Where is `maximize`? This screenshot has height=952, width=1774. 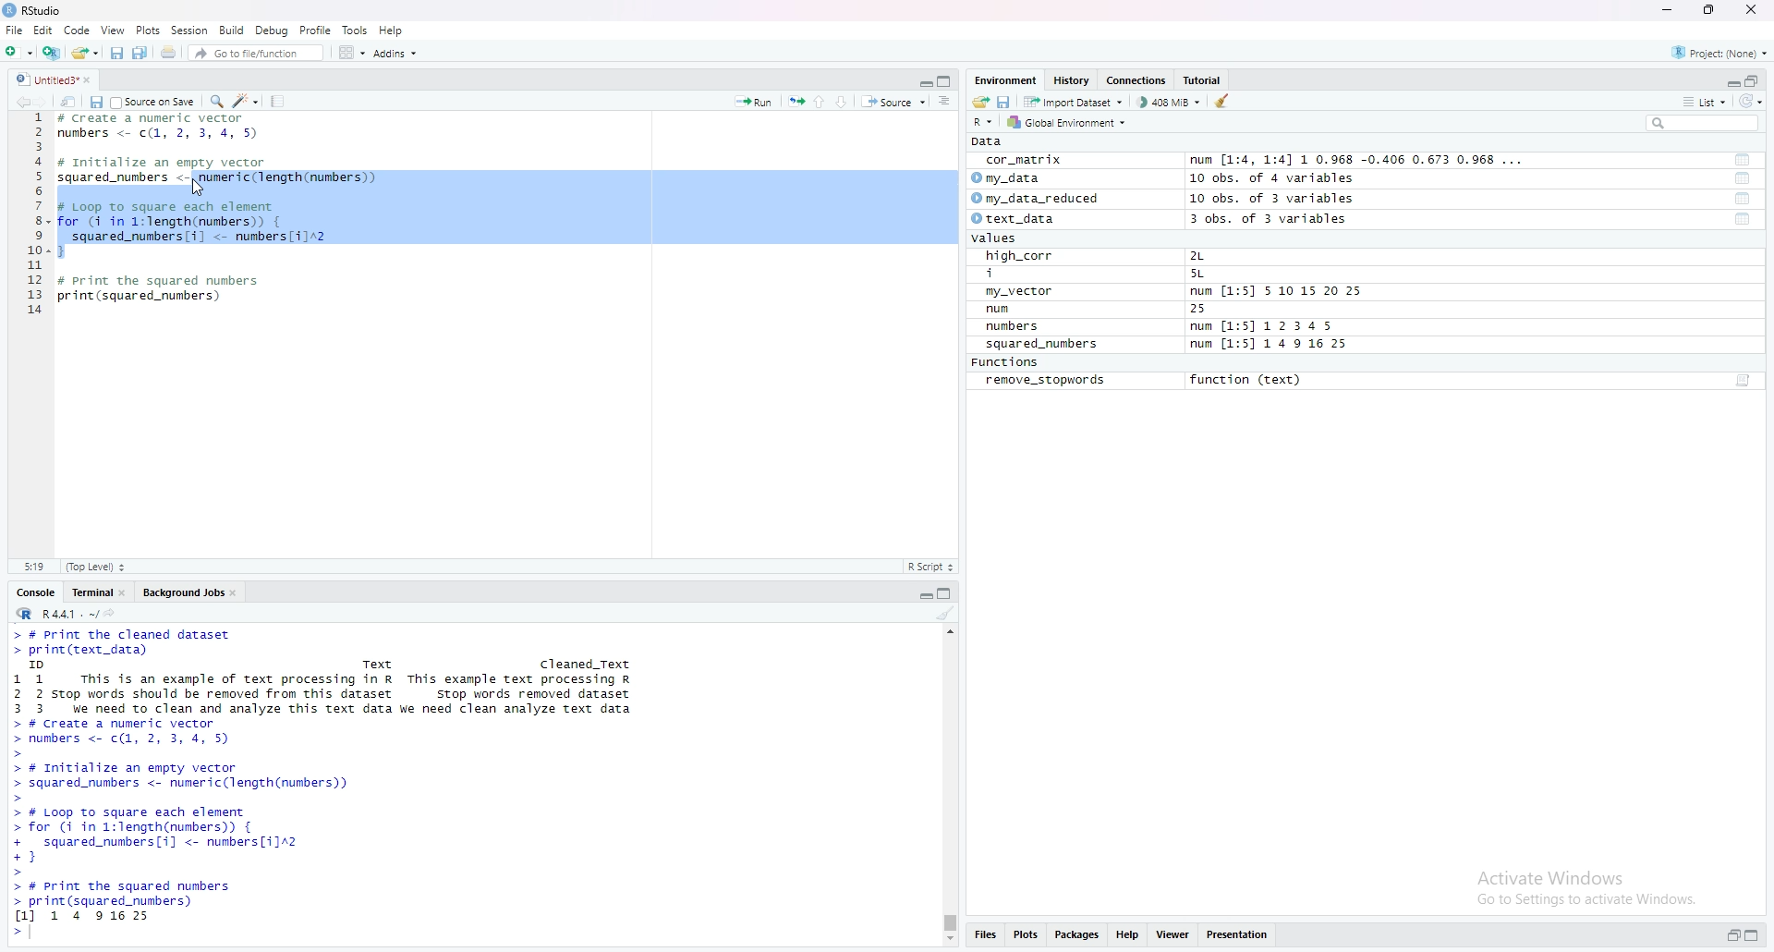 maximize is located at coordinates (1757, 937).